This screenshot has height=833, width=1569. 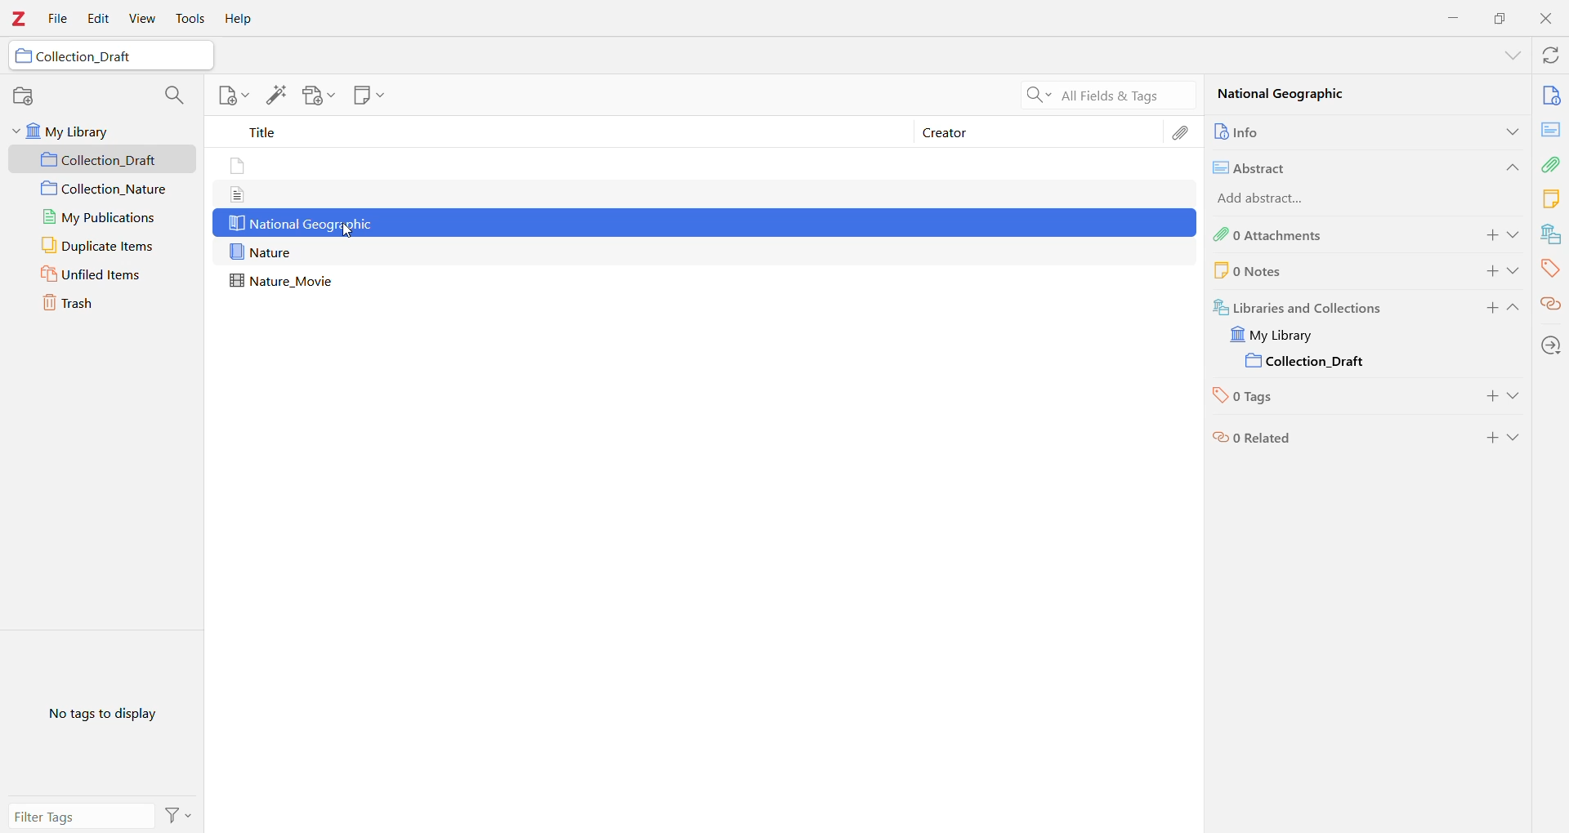 I want to click on Collapse Section, so click(x=1509, y=167).